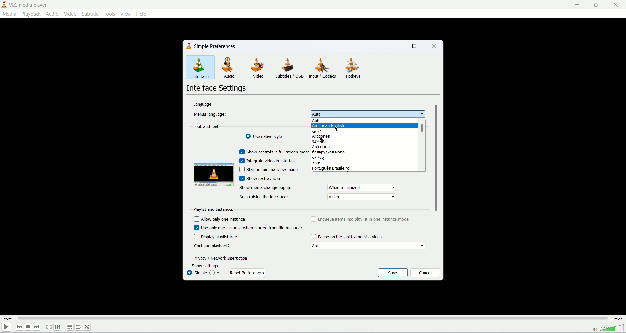  What do you see at coordinates (189, 46) in the screenshot?
I see `icon` at bounding box center [189, 46].